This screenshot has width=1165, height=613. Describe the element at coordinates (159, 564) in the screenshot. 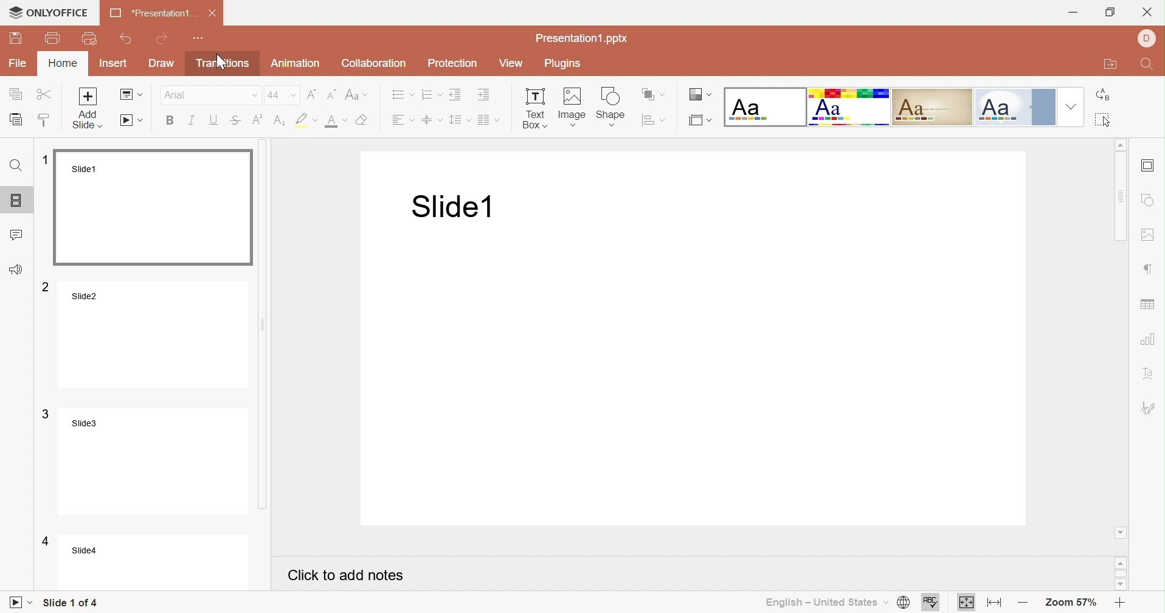

I see `Slide4` at that location.